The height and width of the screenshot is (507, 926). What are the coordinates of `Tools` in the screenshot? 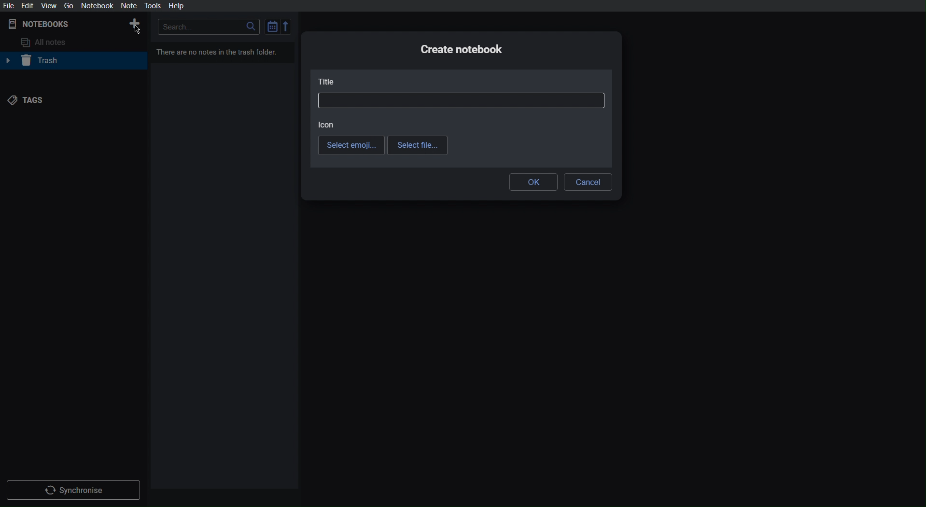 It's located at (152, 5).